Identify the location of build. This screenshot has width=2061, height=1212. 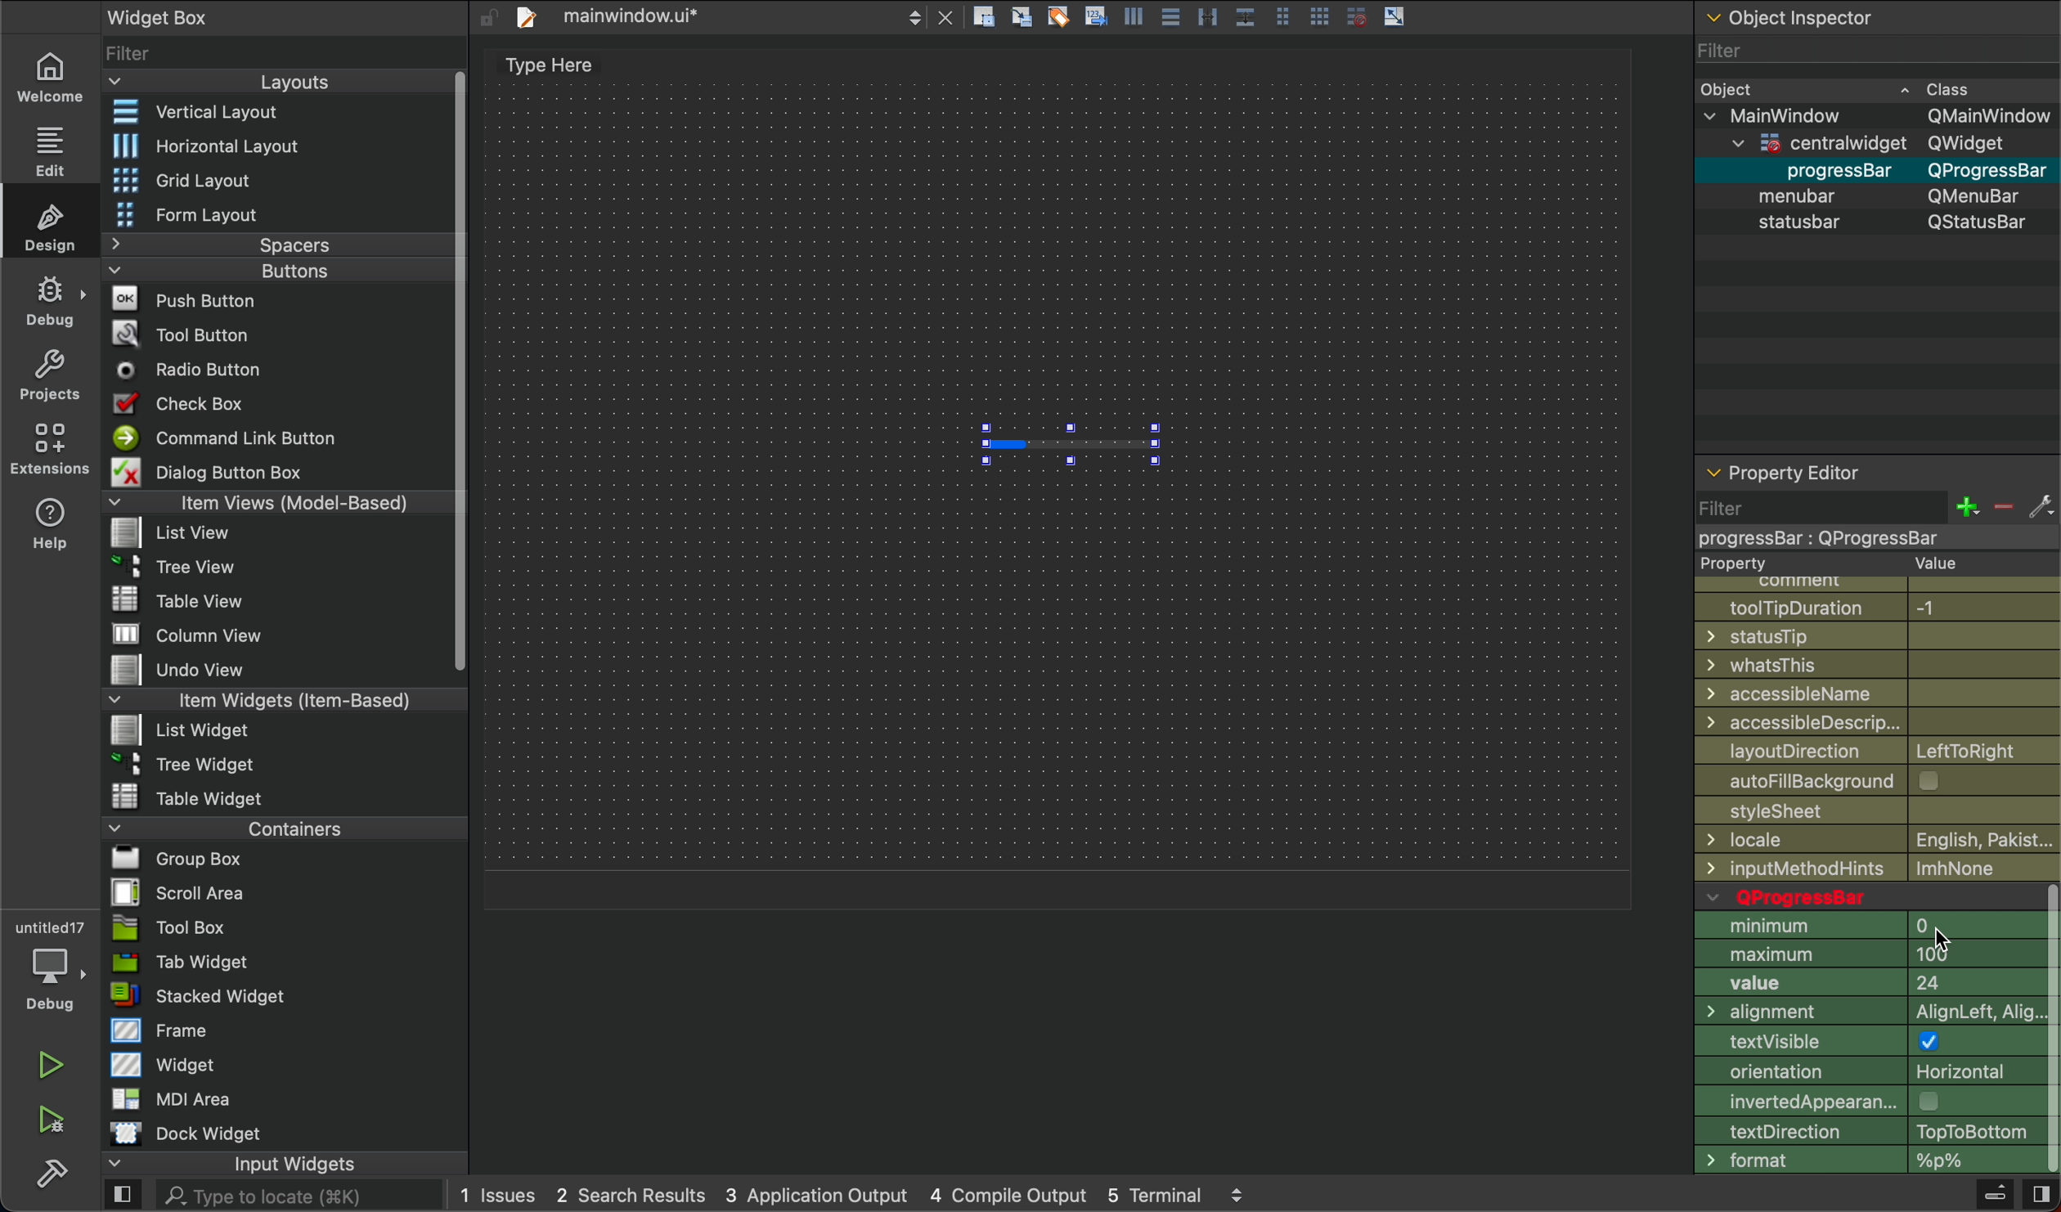
(52, 1170).